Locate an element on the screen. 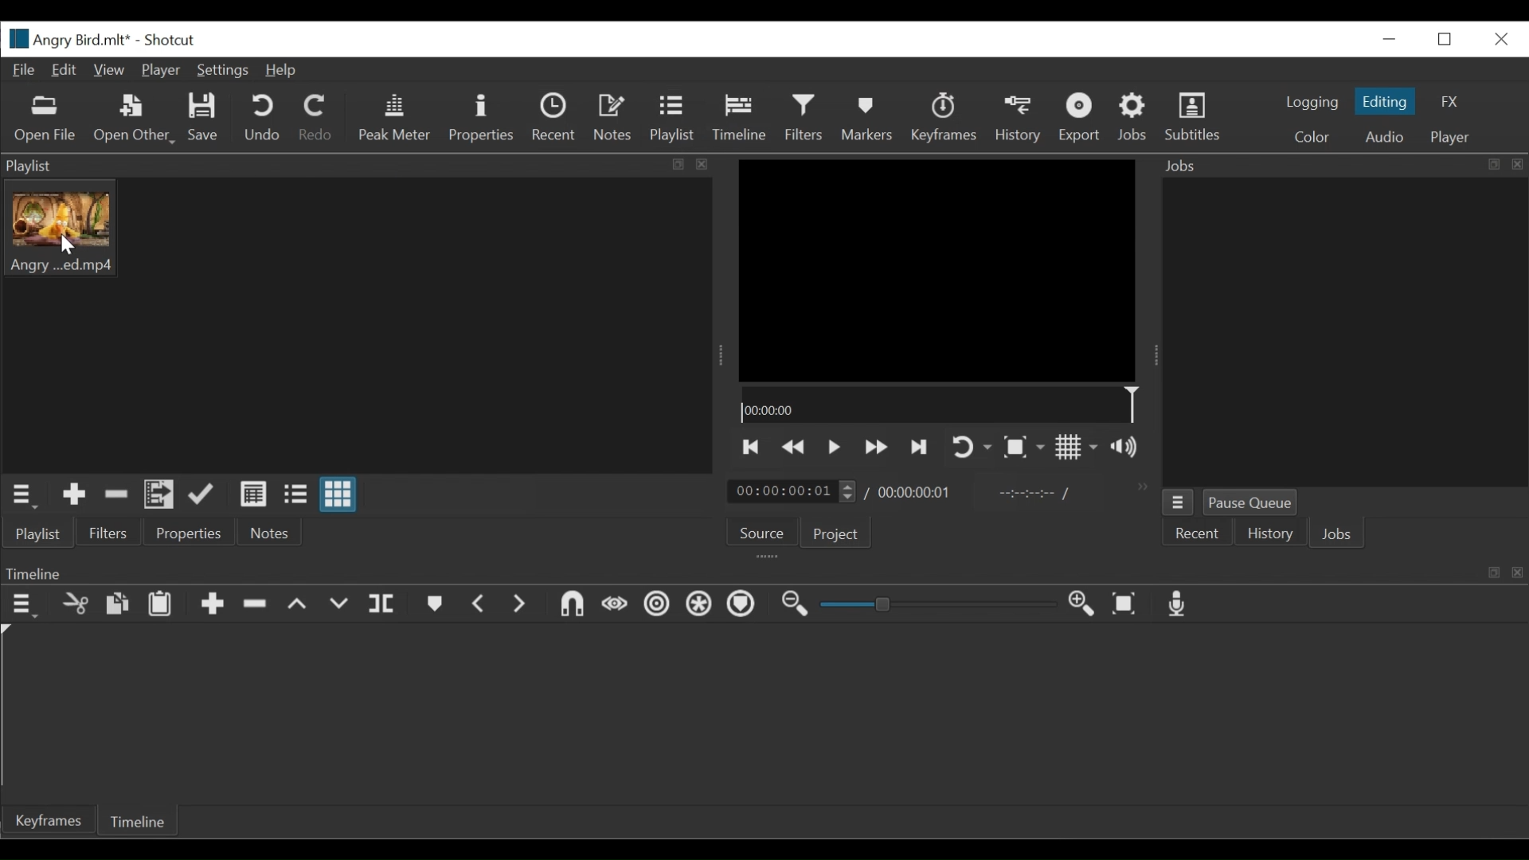  Zoom timeline in is located at coordinates (1084, 606).